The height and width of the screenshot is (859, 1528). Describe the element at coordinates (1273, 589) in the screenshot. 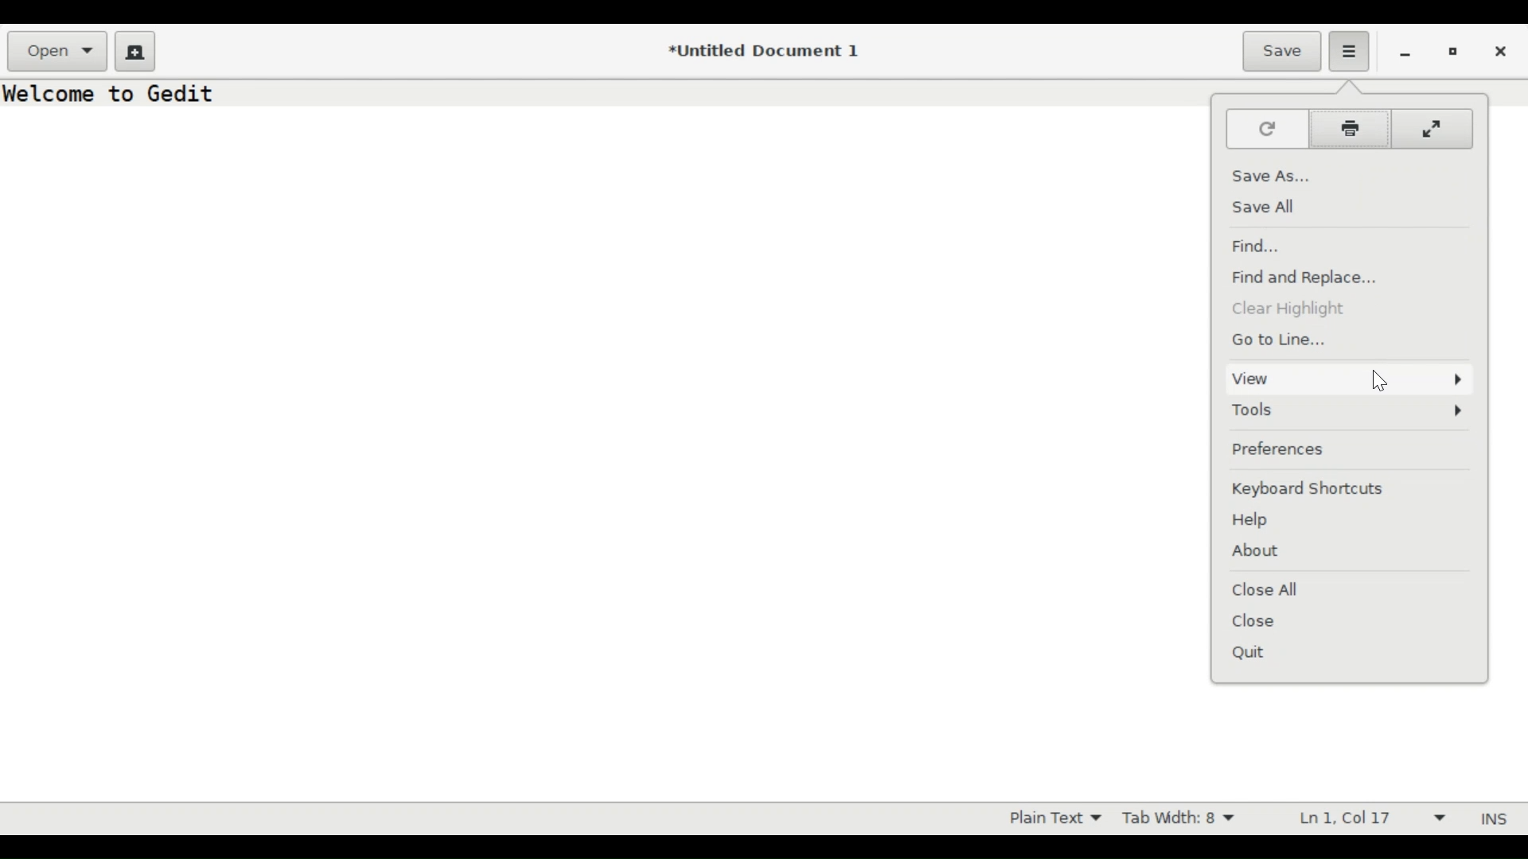

I see `Close all` at that location.